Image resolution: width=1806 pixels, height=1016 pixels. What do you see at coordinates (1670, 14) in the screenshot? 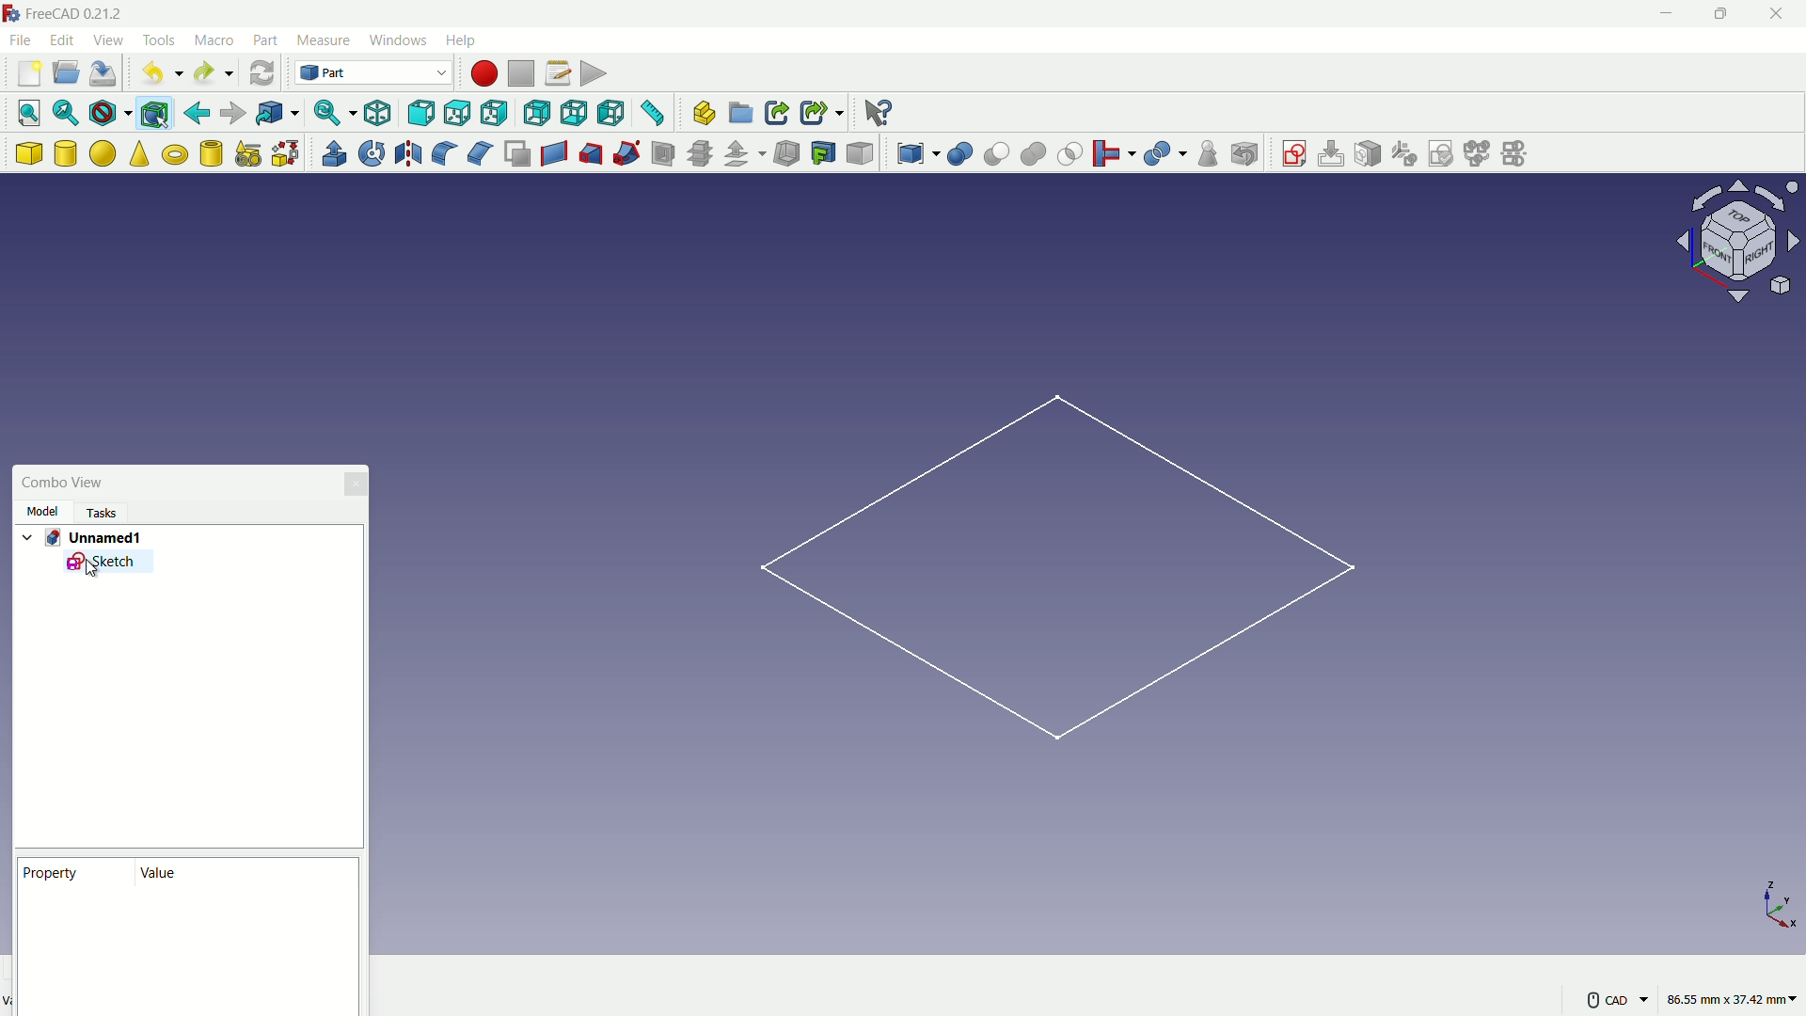
I see `minimize` at bounding box center [1670, 14].